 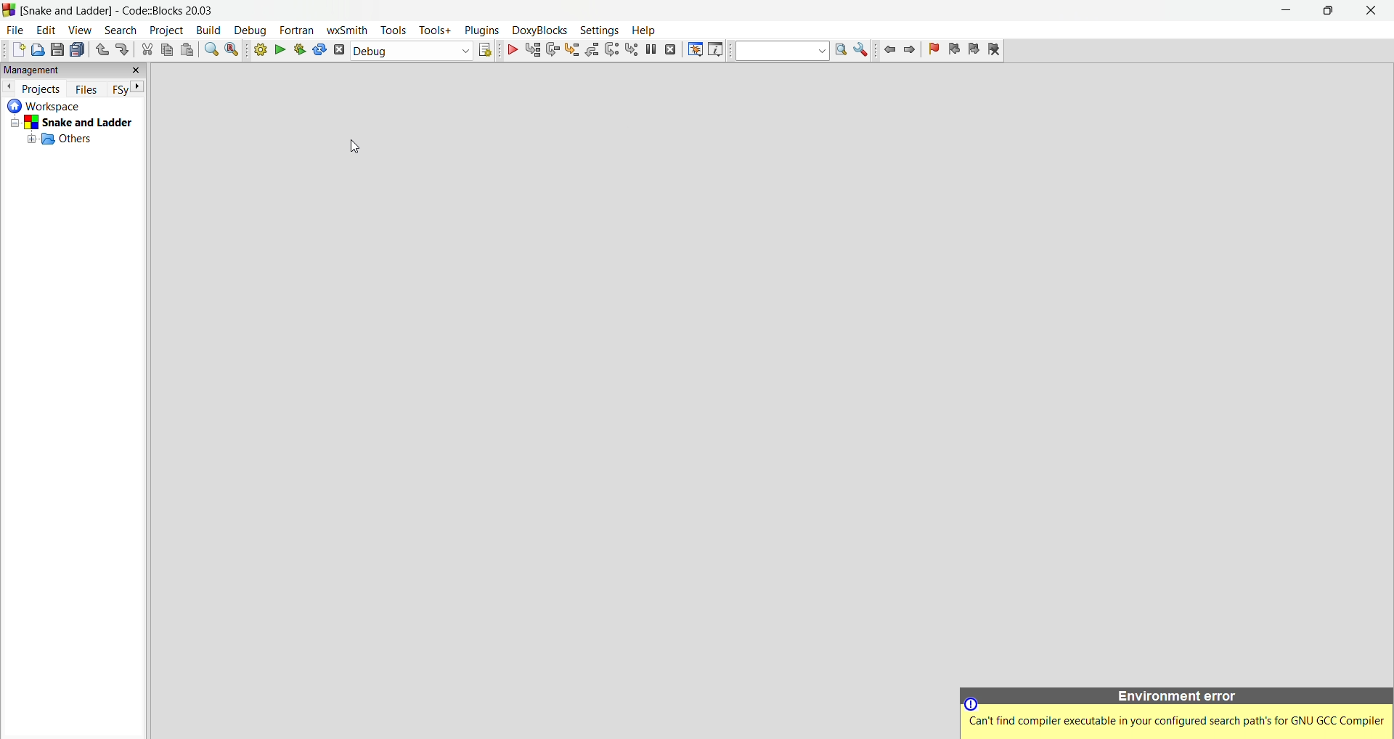 What do you see at coordinates (394, 30) in the screenshot?
I see `tools` at bounding box center [394, 30].